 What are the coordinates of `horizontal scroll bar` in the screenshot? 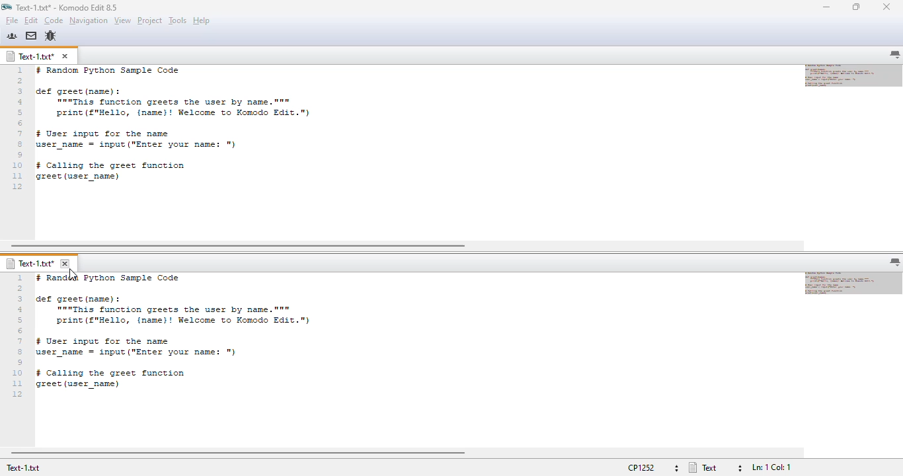 It's located at (237, 246).